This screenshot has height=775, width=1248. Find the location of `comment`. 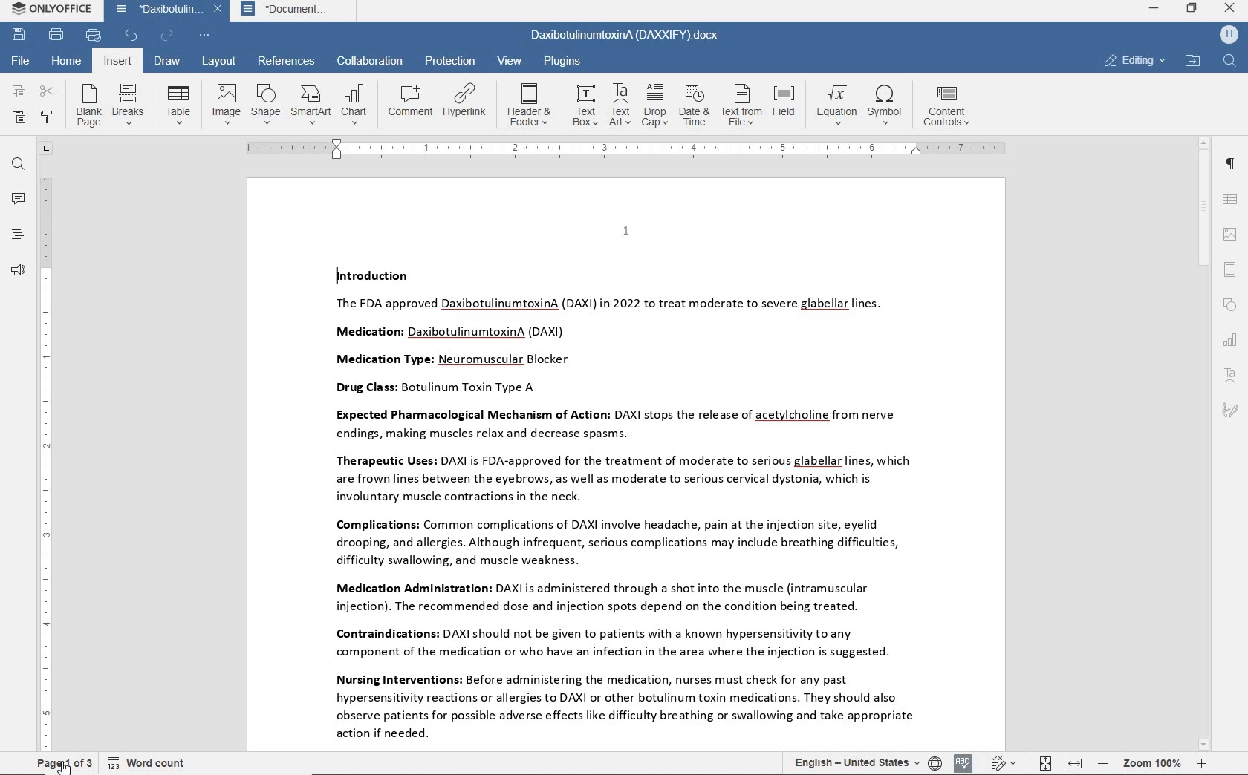

comment is located at coordinates (411, 99).